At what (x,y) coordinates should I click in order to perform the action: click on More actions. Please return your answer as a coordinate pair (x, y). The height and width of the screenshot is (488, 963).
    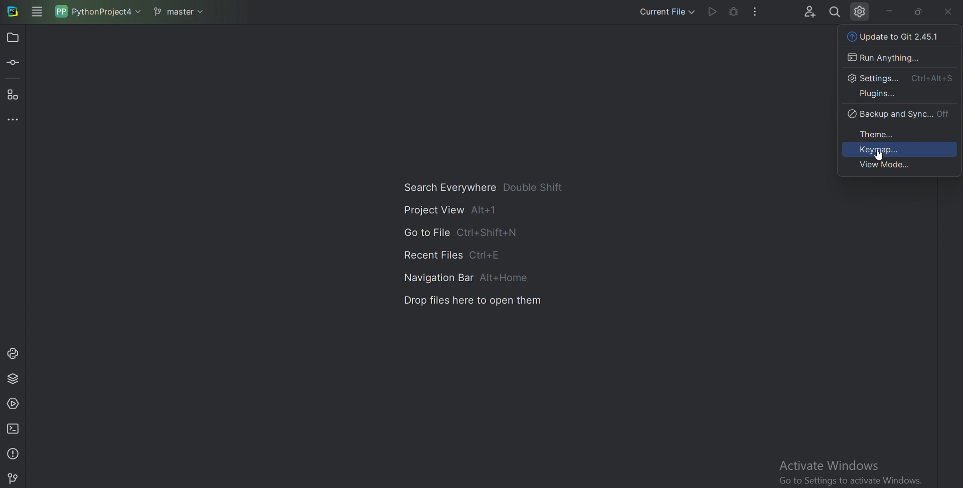
    Looking at the image, I should click on (756, 11).